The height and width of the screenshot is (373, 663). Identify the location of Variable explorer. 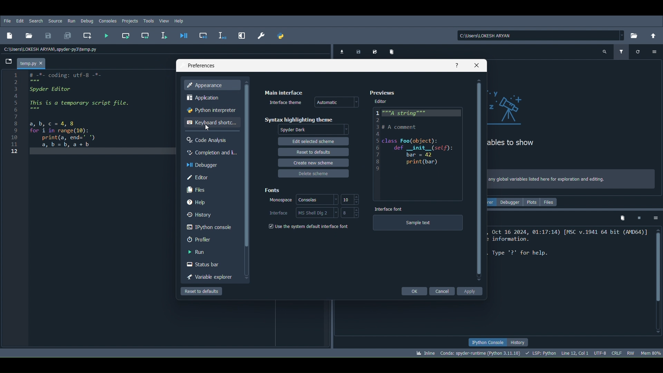
(208, 276).